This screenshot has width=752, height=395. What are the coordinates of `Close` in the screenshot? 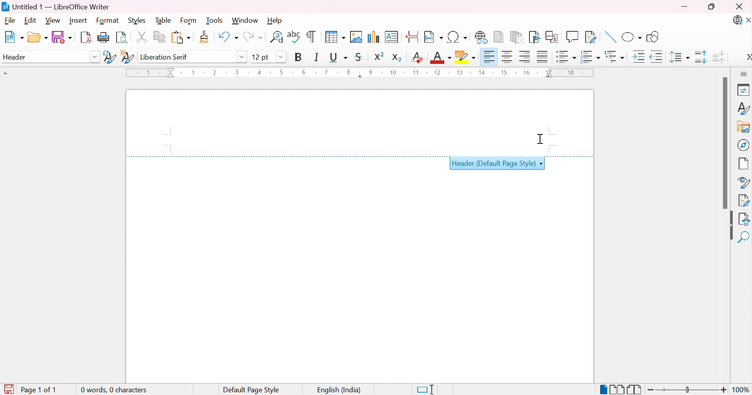 It's located at (740, 8).